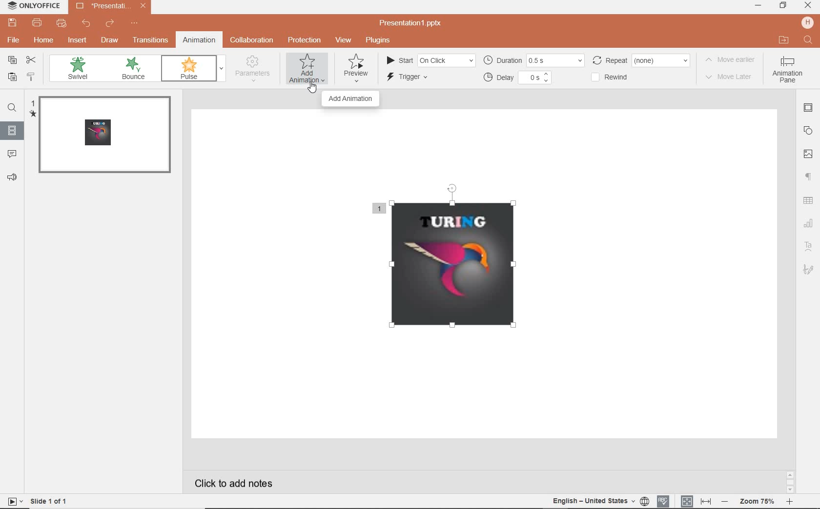 The image size is (820, 509). I want to click on insert, so click(77, 40).